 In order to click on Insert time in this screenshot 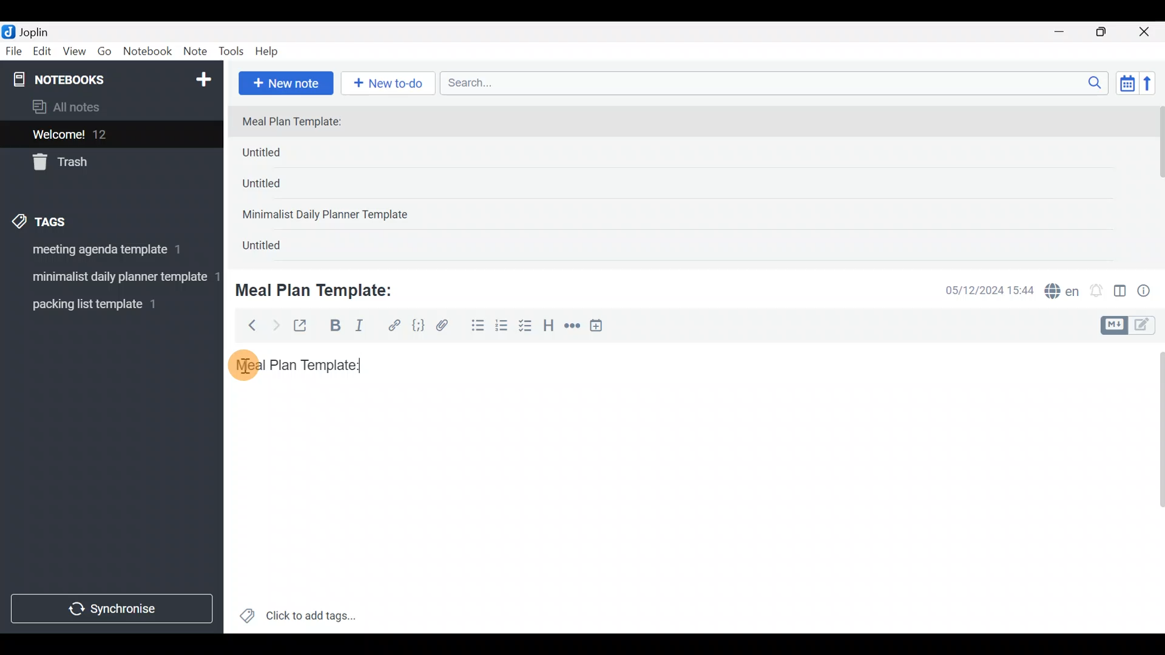, I will do `click(602, 327)`.